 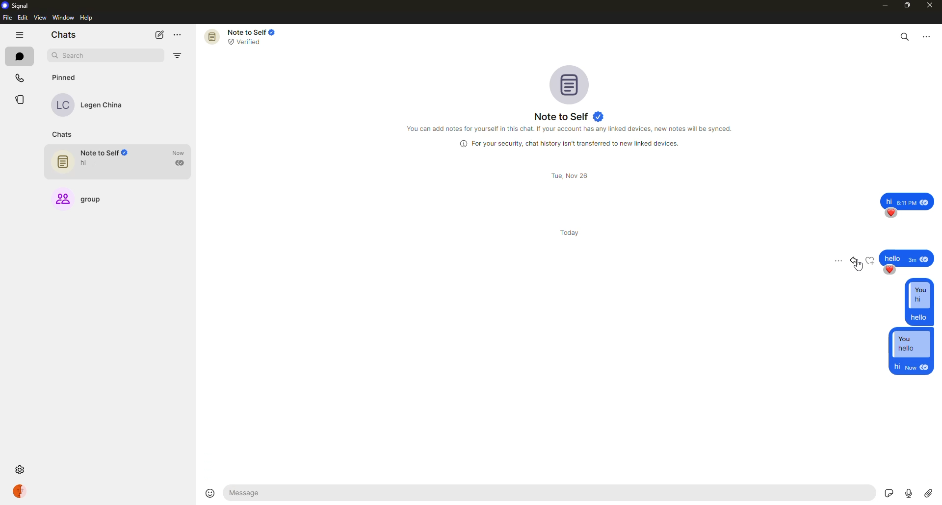 What do you see at coordinates (569, 176) in the screenshot?
I see `day` at bounding box center [569, 176].